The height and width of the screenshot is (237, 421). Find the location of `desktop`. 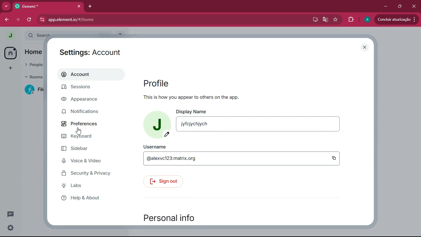

desktop is located at coordinates (313, 19).